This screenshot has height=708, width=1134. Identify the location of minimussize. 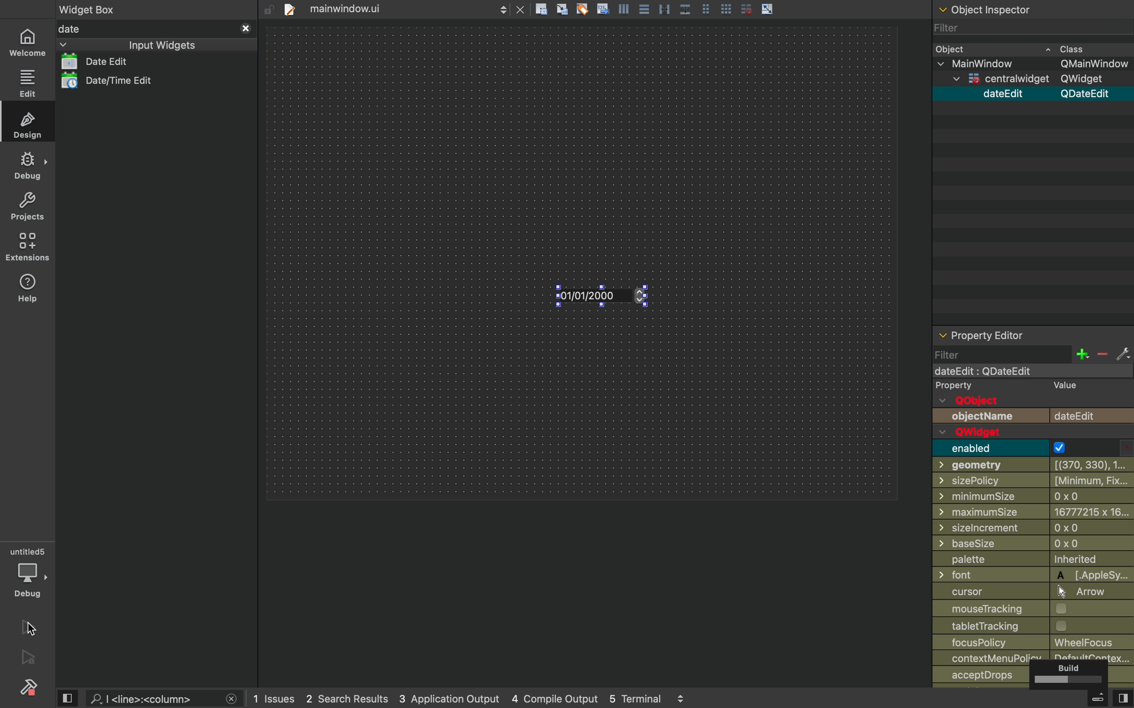
(1029, 497).